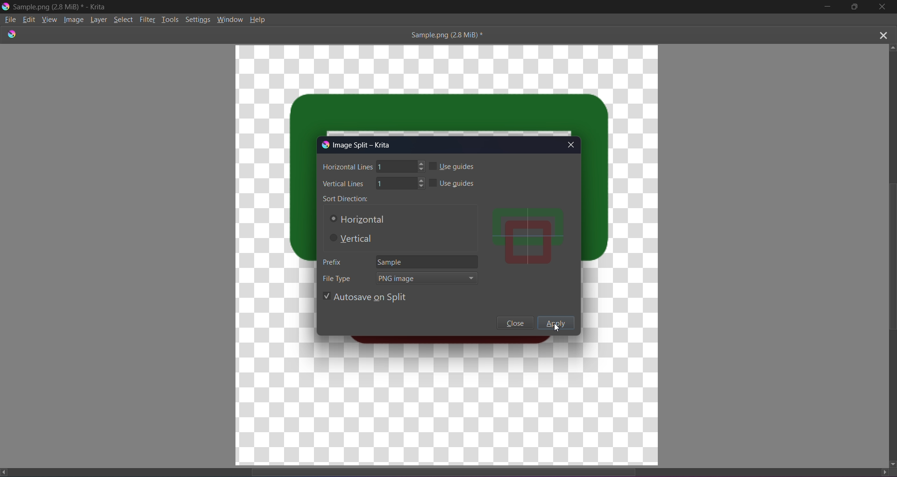 This screenshot has height=477, width=897. I want to click on Vertical Lines, so click(373, 184).